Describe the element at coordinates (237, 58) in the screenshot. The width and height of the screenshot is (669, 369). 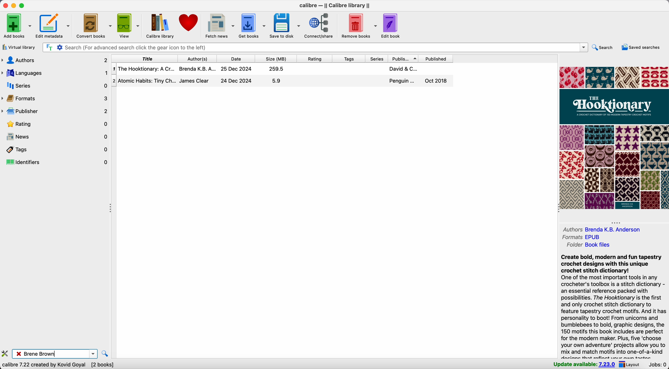
I see `date` at that location.